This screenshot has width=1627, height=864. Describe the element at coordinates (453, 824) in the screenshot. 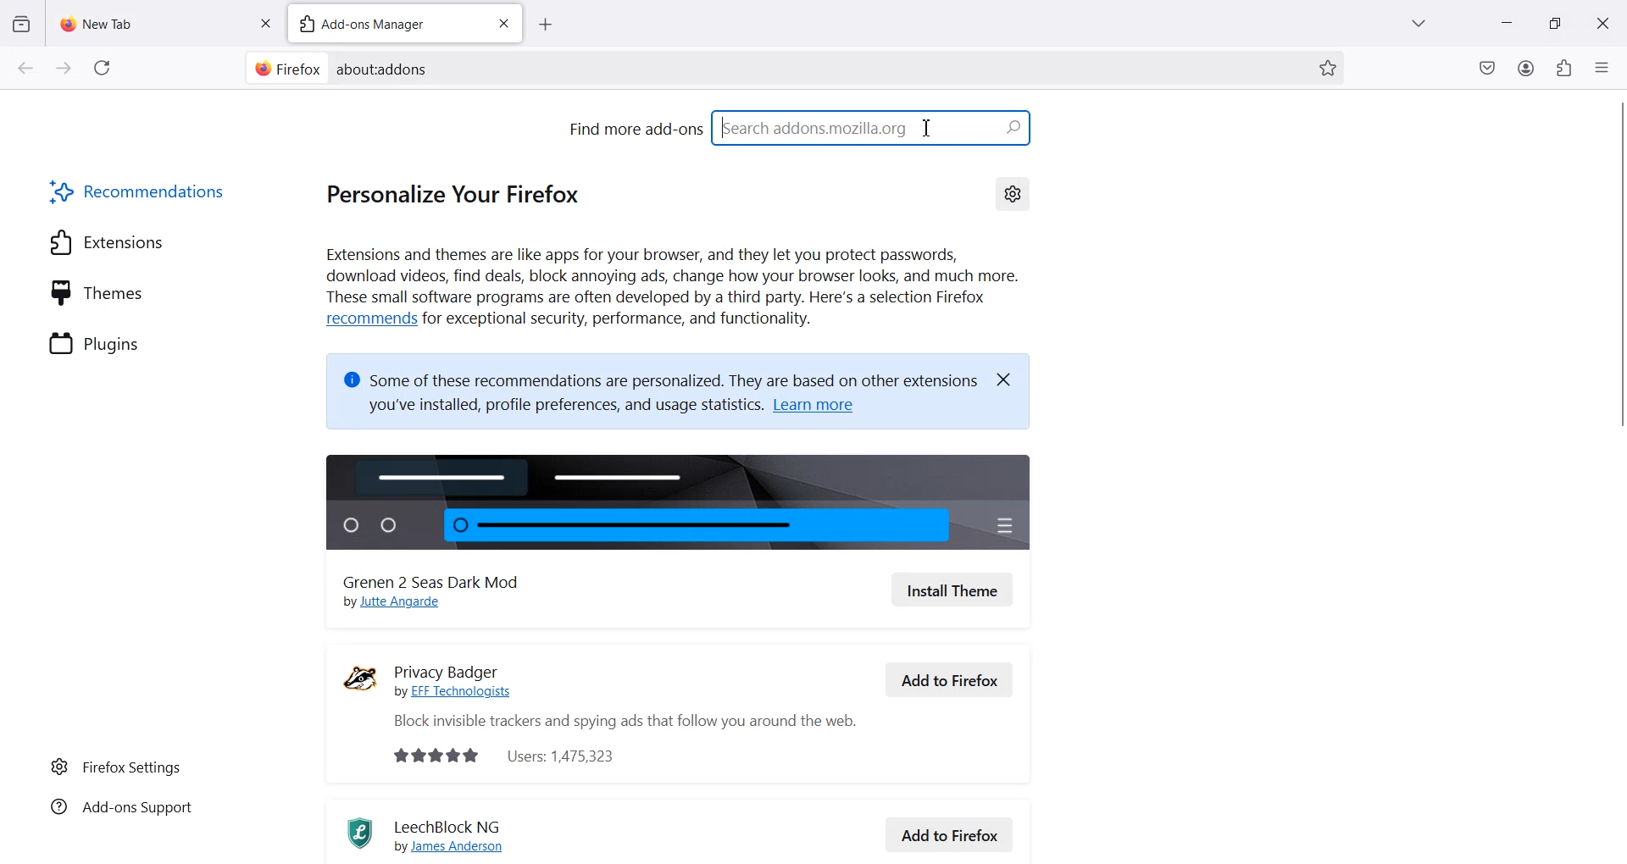

I see `LeechBlock NG` at that location.